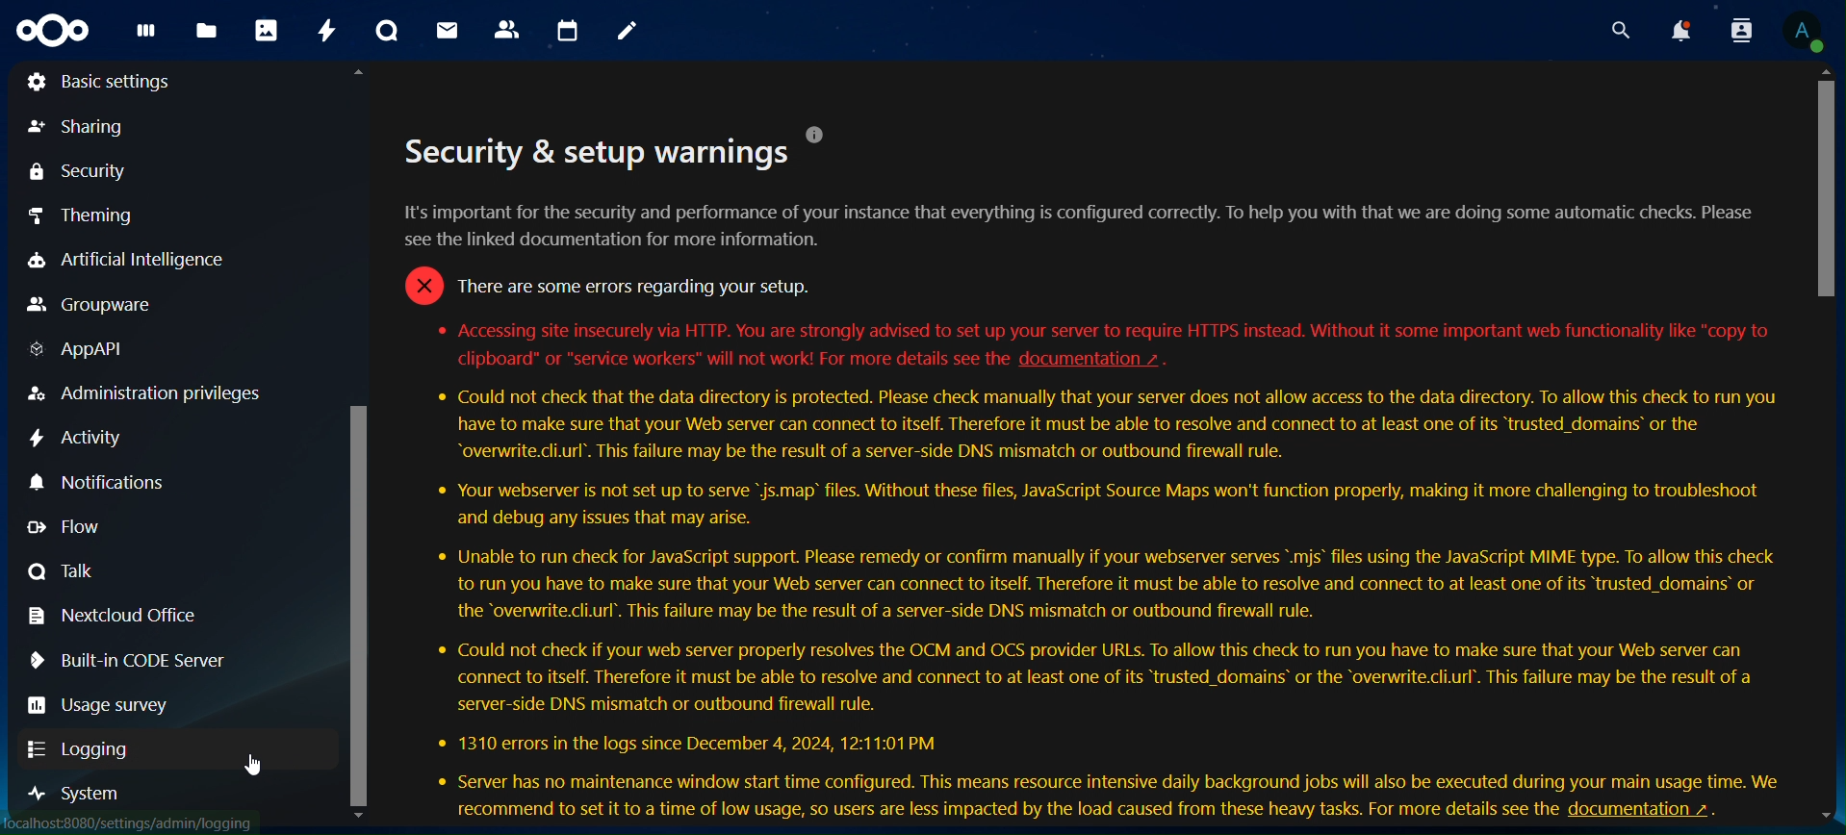 The width and height of the screenshot is (1846, 835). Describe the element at coordinates (446, 31) in the screenshot. I see `mail` at that location.